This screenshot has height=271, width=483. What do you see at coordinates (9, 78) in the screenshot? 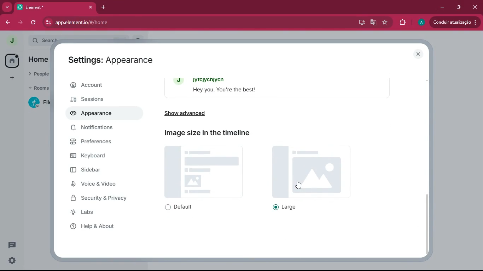
I see `add` at bounding box center [9, 78].